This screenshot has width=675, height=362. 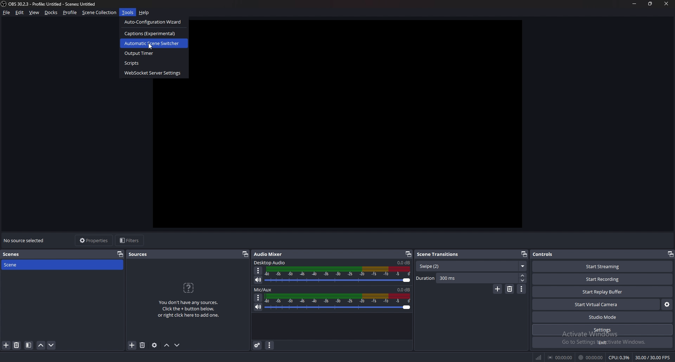 I want to click on increase duration, so click(x=523, y=275).